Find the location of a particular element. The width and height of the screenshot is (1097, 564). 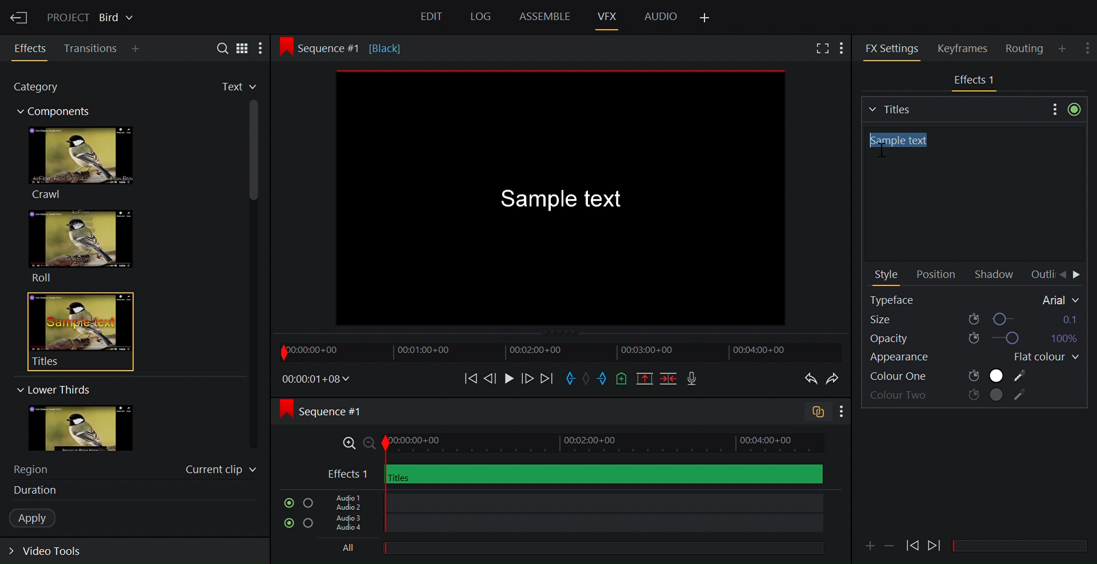

cursor is located at coordinates (880, 152).